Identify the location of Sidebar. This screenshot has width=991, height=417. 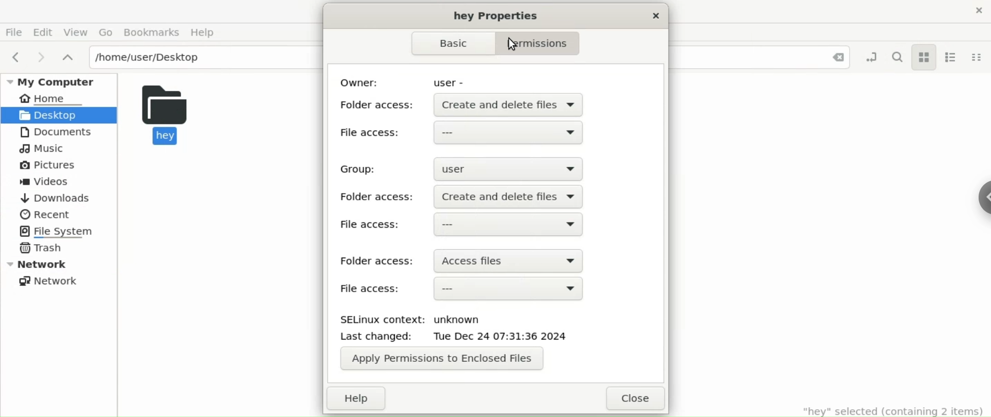
(979, 193).